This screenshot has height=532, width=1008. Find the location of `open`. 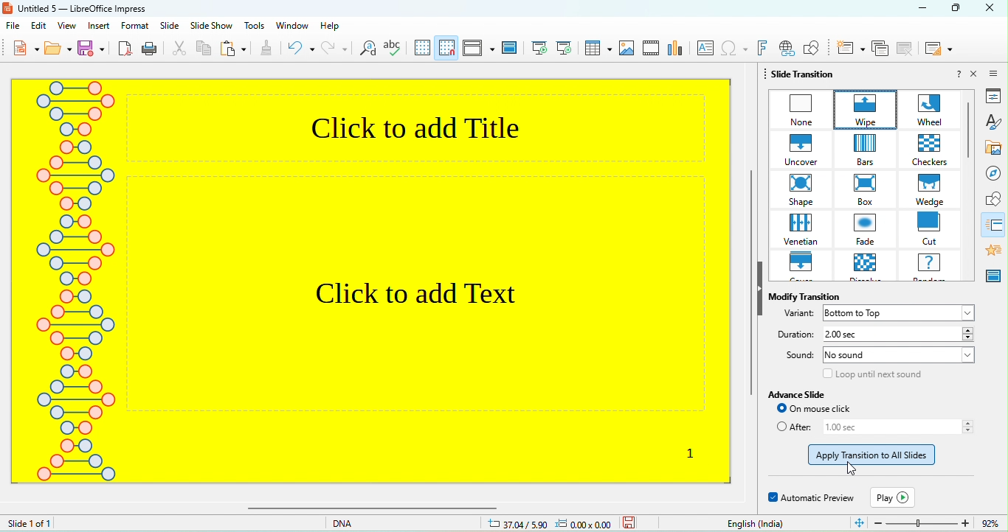

open is located at coordinates (61, 49).